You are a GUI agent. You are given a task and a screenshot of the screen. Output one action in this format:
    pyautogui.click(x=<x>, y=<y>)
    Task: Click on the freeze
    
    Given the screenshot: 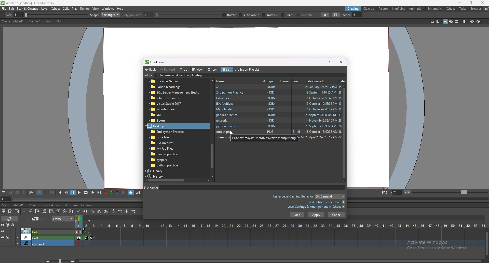 What is the action you would take?
    pyautogui.click(x=464, y=21)
    